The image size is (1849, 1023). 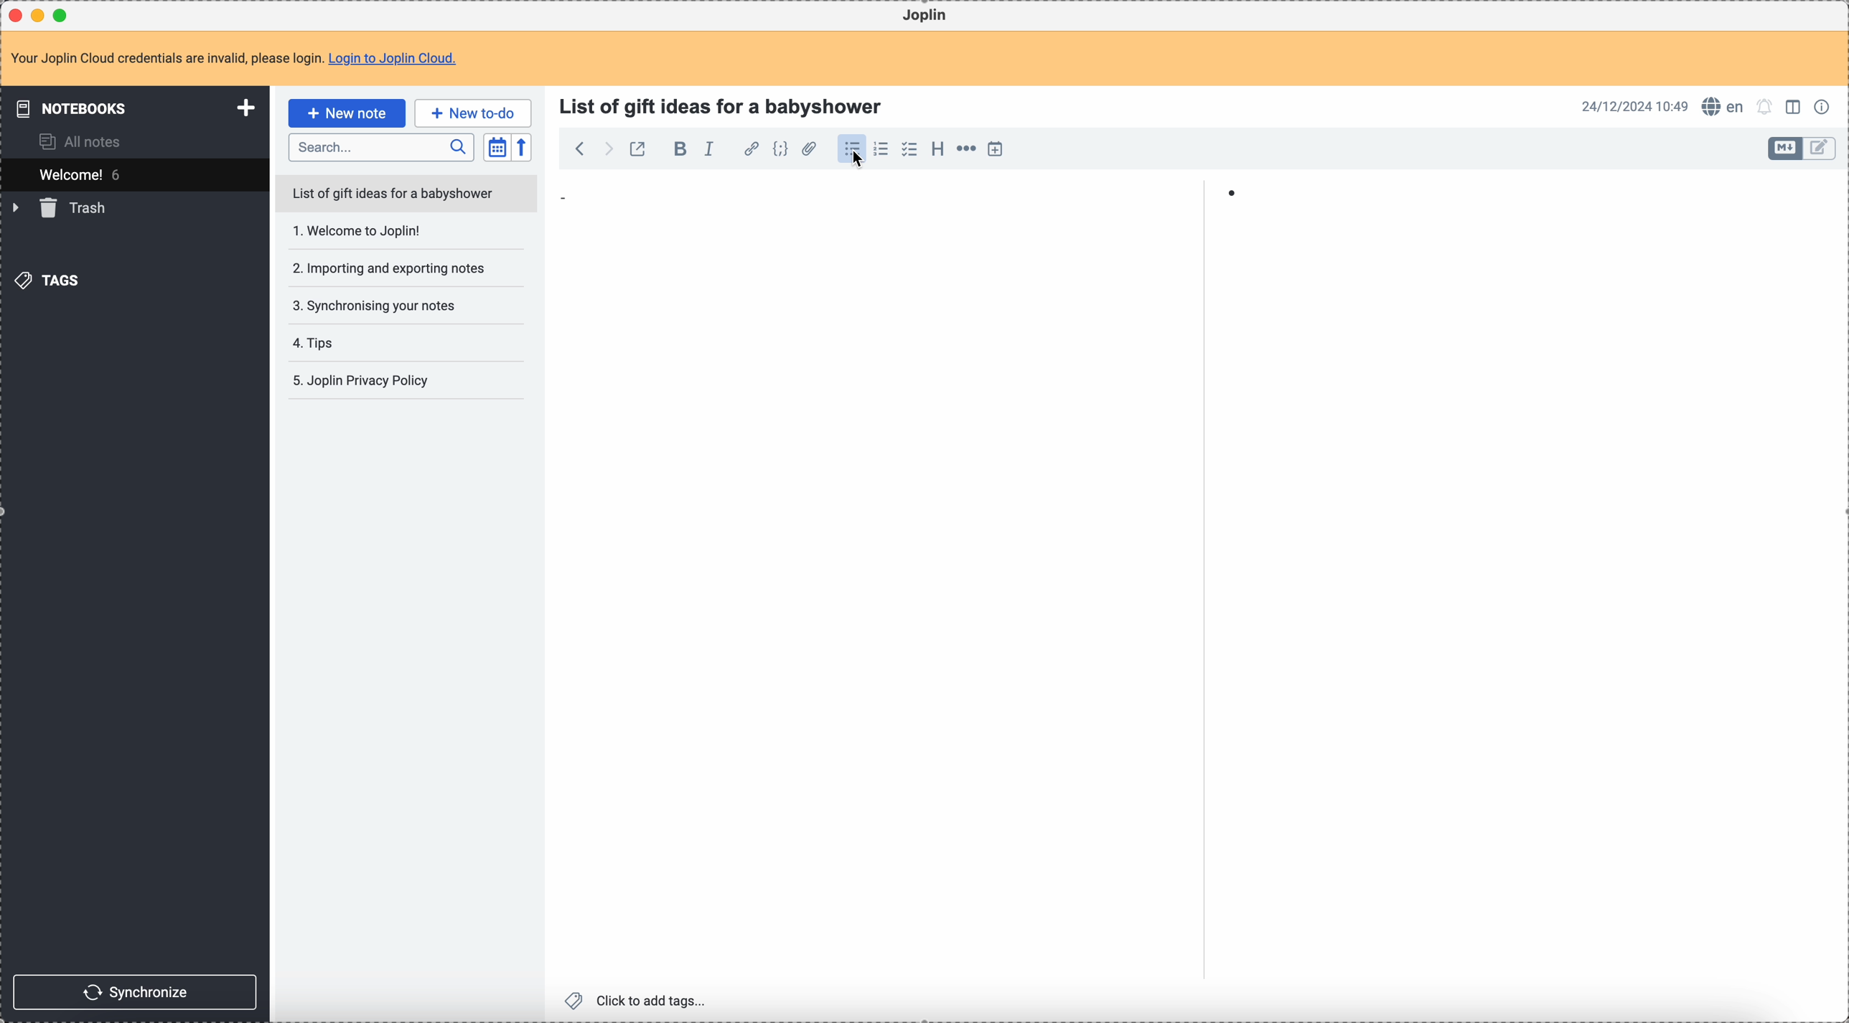 What do you see at coordinates (365, 383) in the screenshot?
I see `joplin privacy policy` at bounding box center [365, 383].